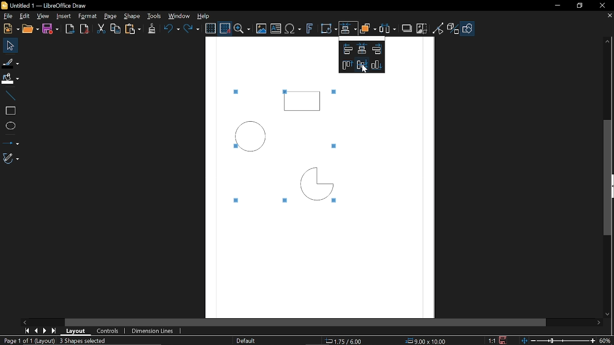  What do you see at coordinates (344, 341) in the screenshot?
I see `1.75/ 6.00 (cursor position) ` at bounding box center [344, 341].